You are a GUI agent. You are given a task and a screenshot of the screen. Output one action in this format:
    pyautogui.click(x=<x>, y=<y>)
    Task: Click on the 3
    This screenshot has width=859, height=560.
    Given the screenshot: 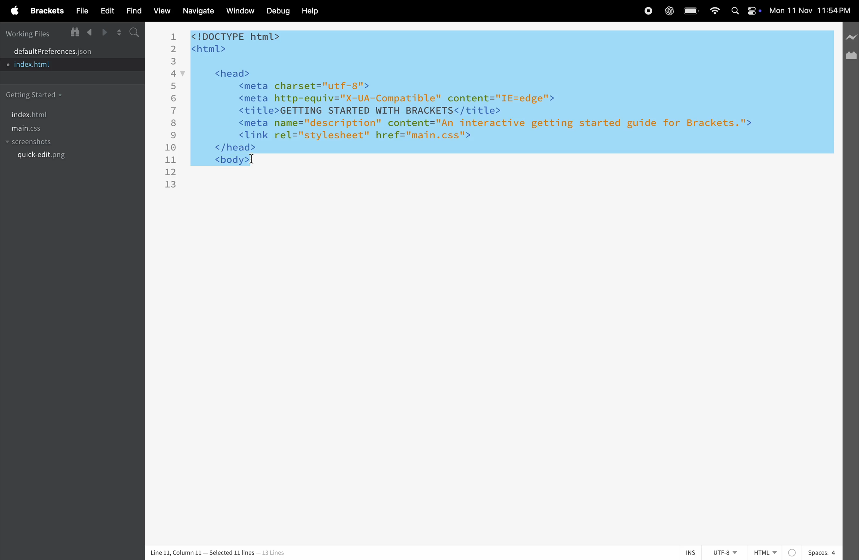 What is the action you would take?
    pyautogui.click(x=174, y=62)
    